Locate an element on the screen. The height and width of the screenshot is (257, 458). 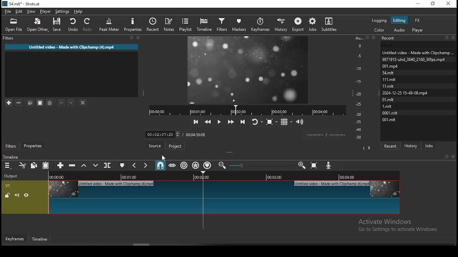
jobs is located at coordinates (429, 146).